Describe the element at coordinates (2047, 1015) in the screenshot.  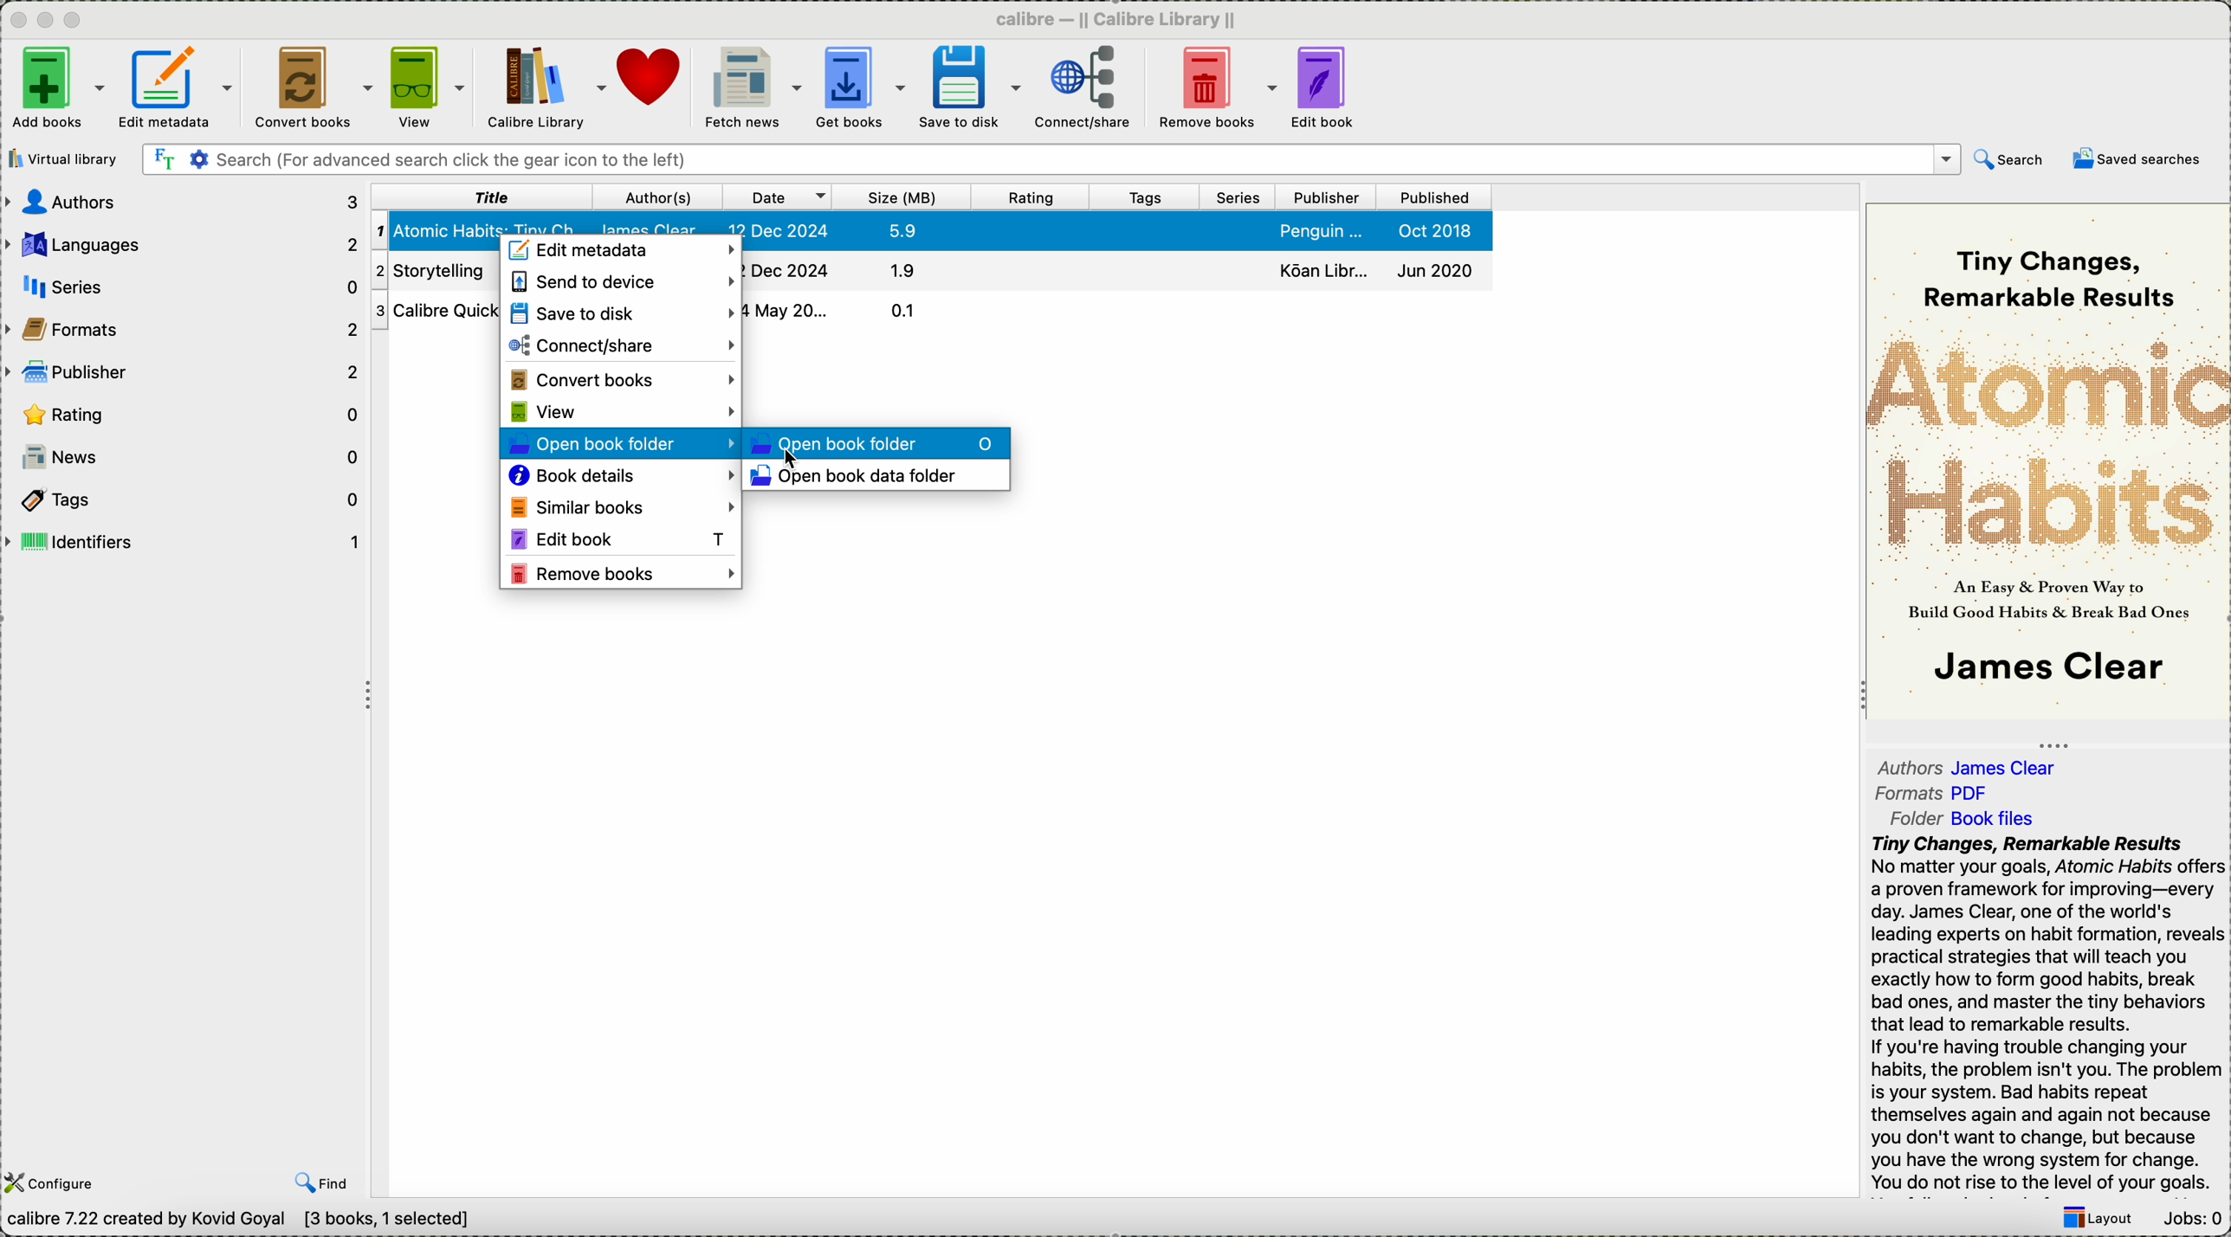
I see `summary` at that location.